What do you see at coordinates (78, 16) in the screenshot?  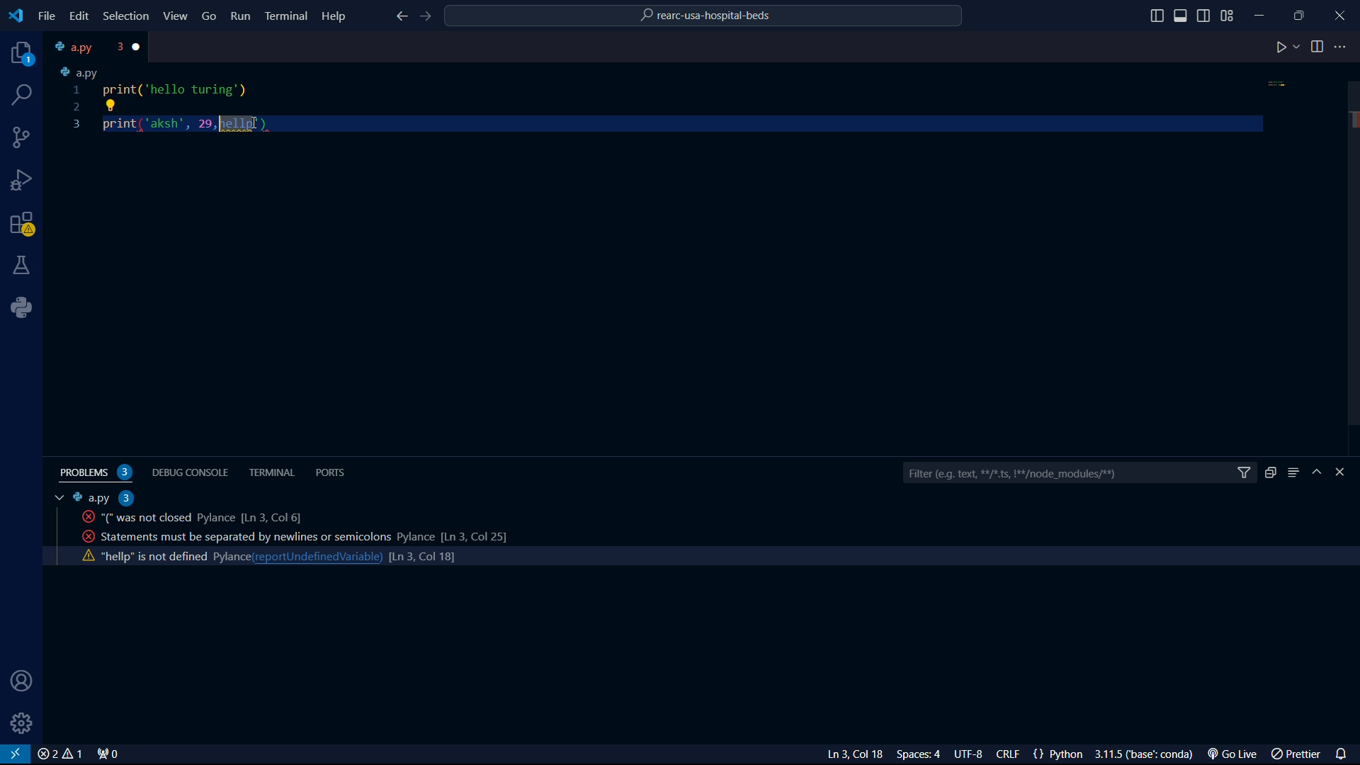 I see `edit` at bounding box center [78, 16].